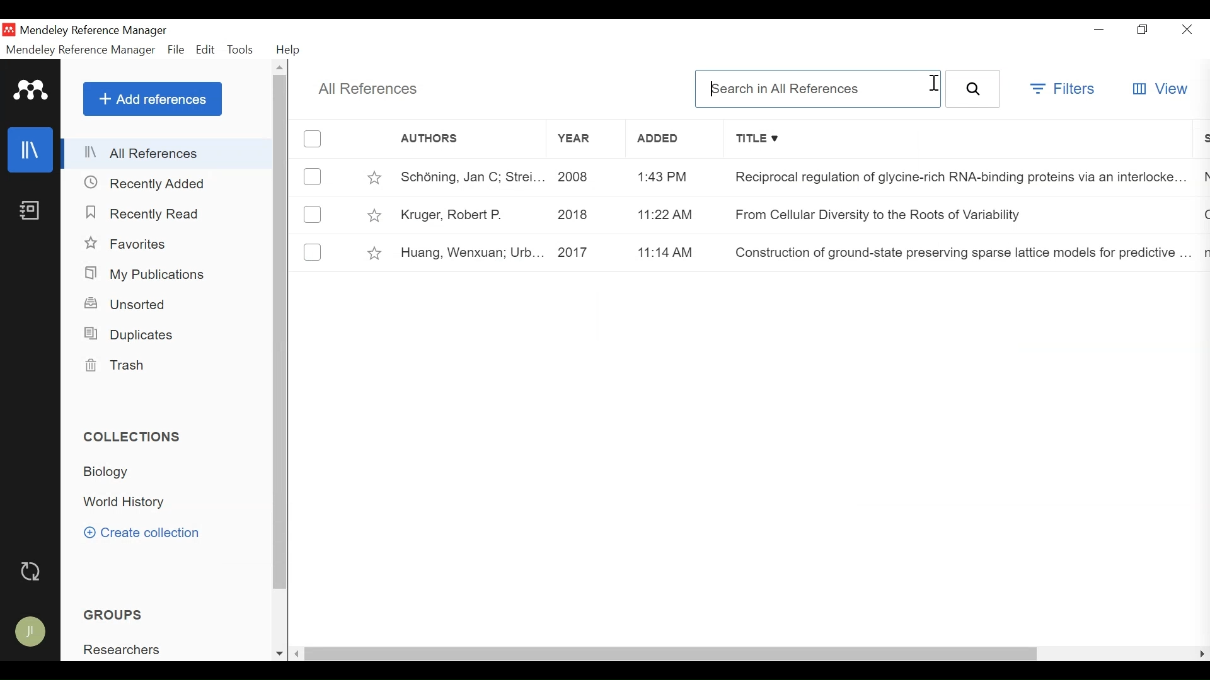 Image resolution: width=1210 pixels, height=680 pixels. What do you see at coordinates (952, 178) in the screenshot?
I see `Reciprocal regulation of glycine-rich RNA-binding proteins via an interlocke.` at bounding box center [952, 178].